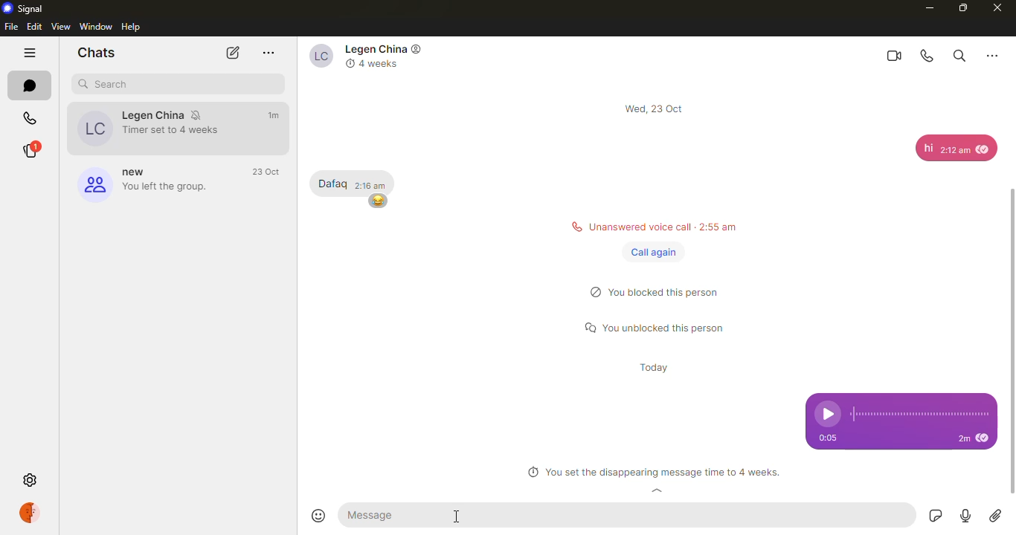 The image size is (1016, 535). What do you see at coordinates (984, 148) in the screenshot?
I see `seen` at bounding box center [984, 148].